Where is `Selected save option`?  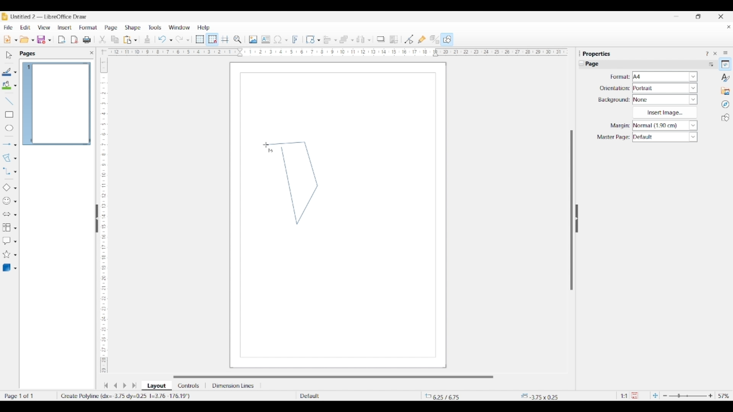
Selected save option is located at coordinates (42, 39).